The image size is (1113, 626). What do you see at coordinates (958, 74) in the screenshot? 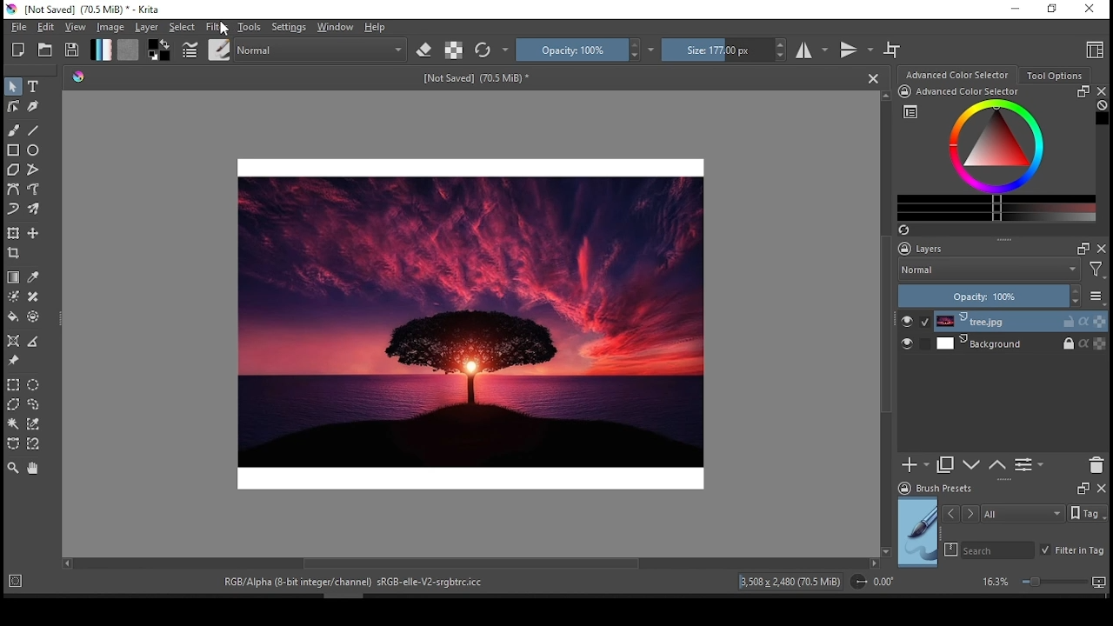
I see `color selection wheel` at bounding box center [958, 74].